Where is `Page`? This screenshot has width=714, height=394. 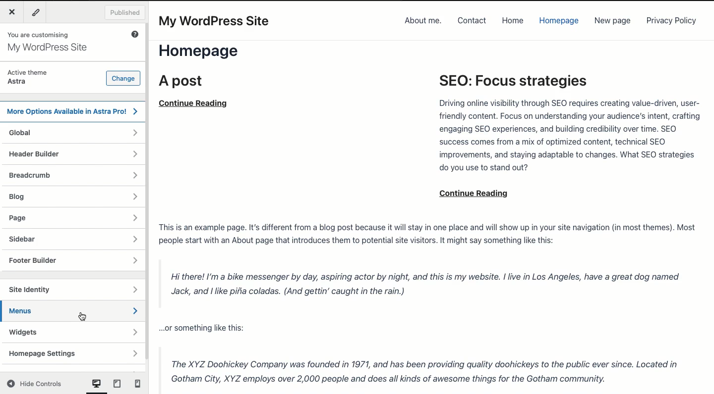
Page is located at coordinates (73, 217).